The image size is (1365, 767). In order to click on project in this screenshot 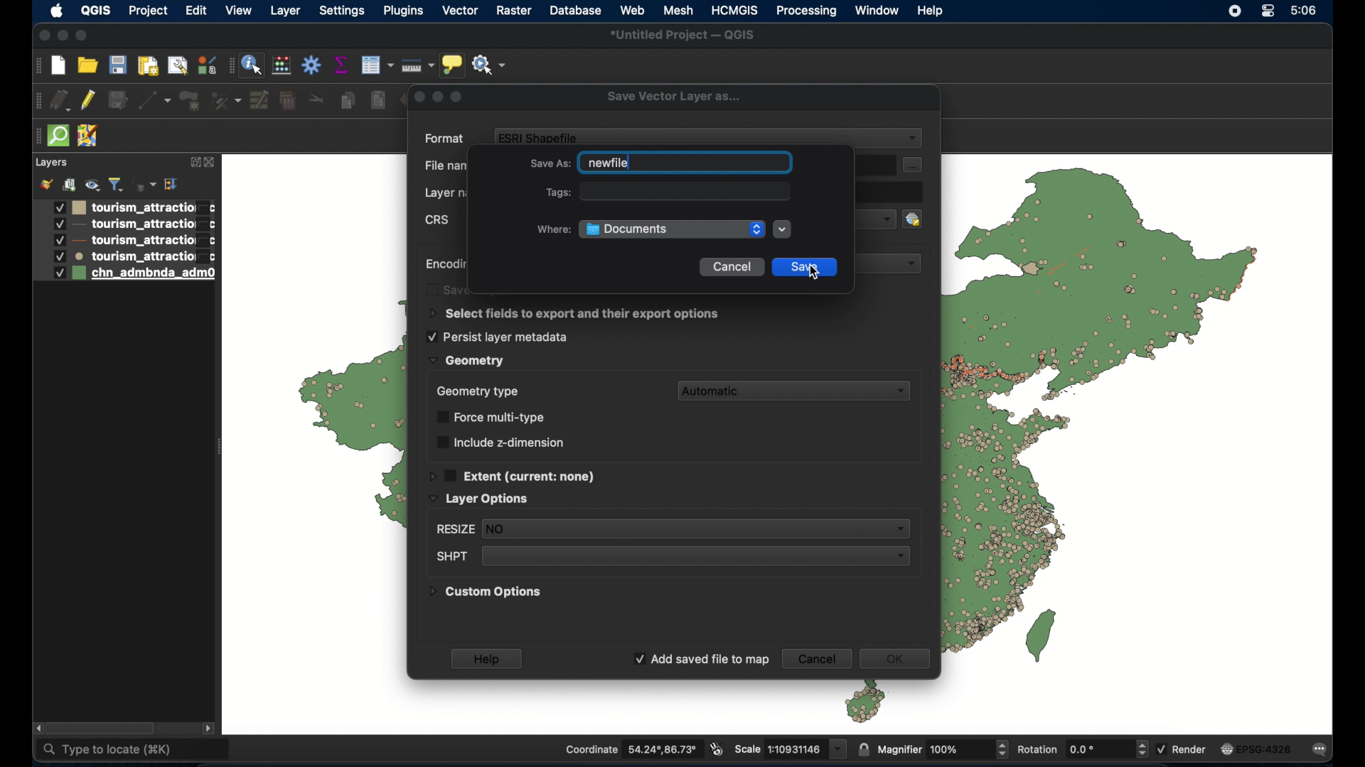, I will do `click(146, 11)`.